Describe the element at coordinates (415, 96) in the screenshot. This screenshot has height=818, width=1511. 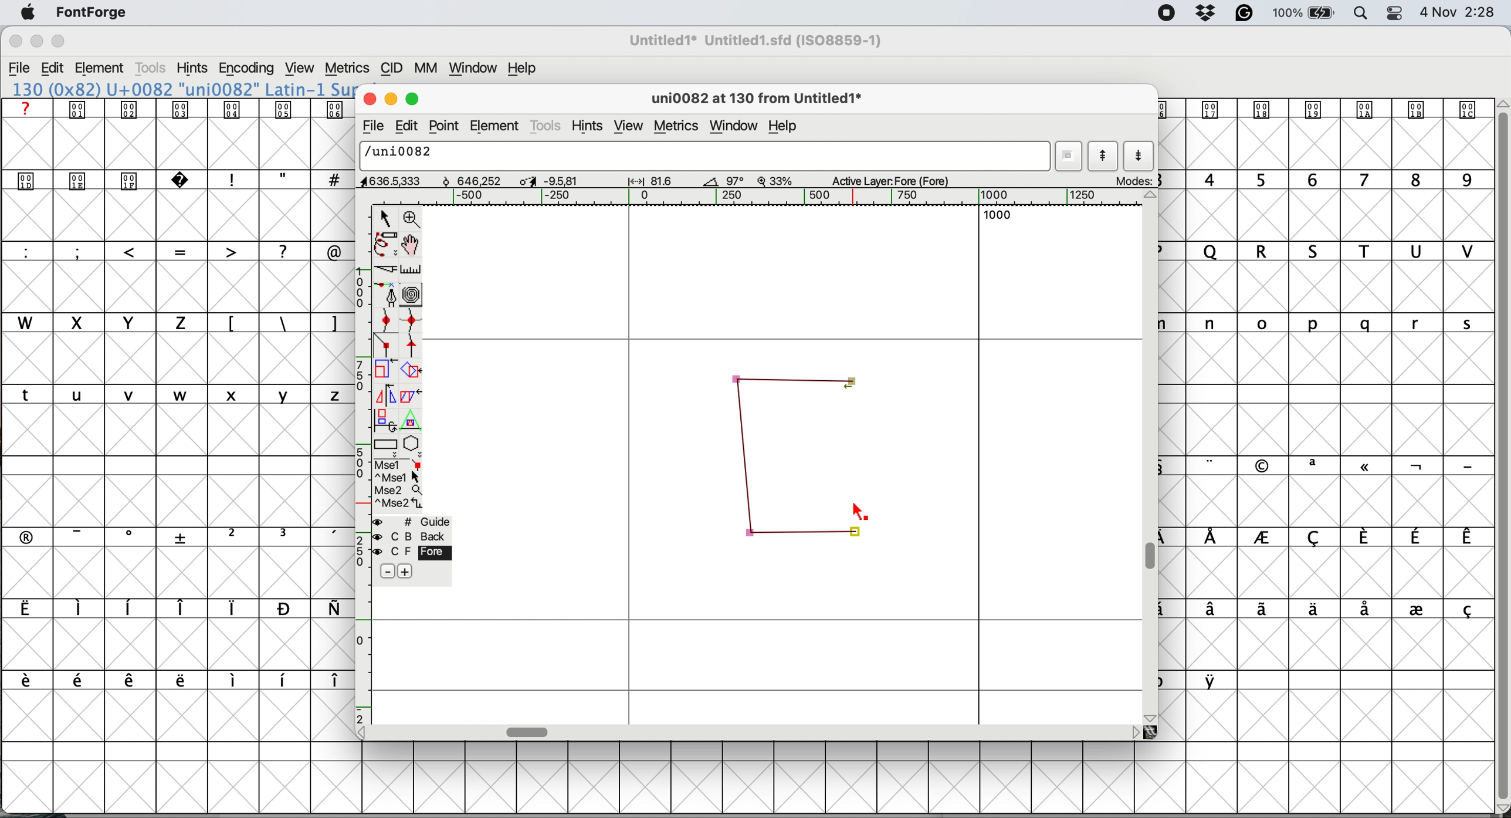
I see `maximise` at that location.